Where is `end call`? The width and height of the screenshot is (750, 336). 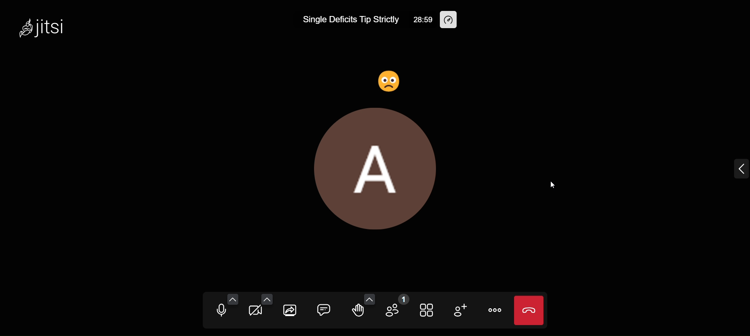
end call is located at coordinates (530, 310).